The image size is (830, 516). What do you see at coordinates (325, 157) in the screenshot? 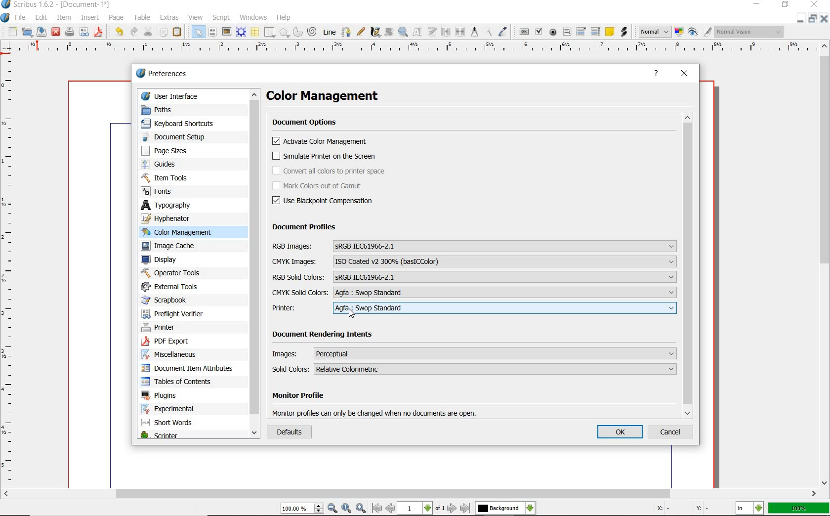
I see `simulate printer on the screen` at bounding box center [325, 157].